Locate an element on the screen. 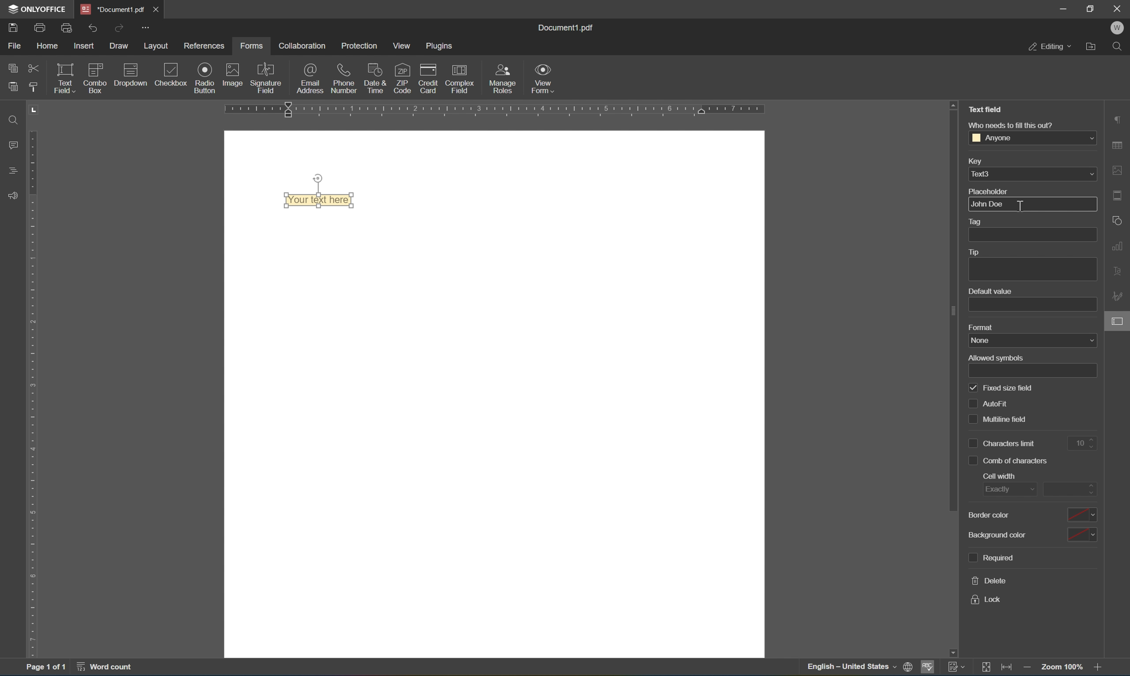 This screenshot has height=676, width=1130. minimize is located at coordinates (1062, 8).